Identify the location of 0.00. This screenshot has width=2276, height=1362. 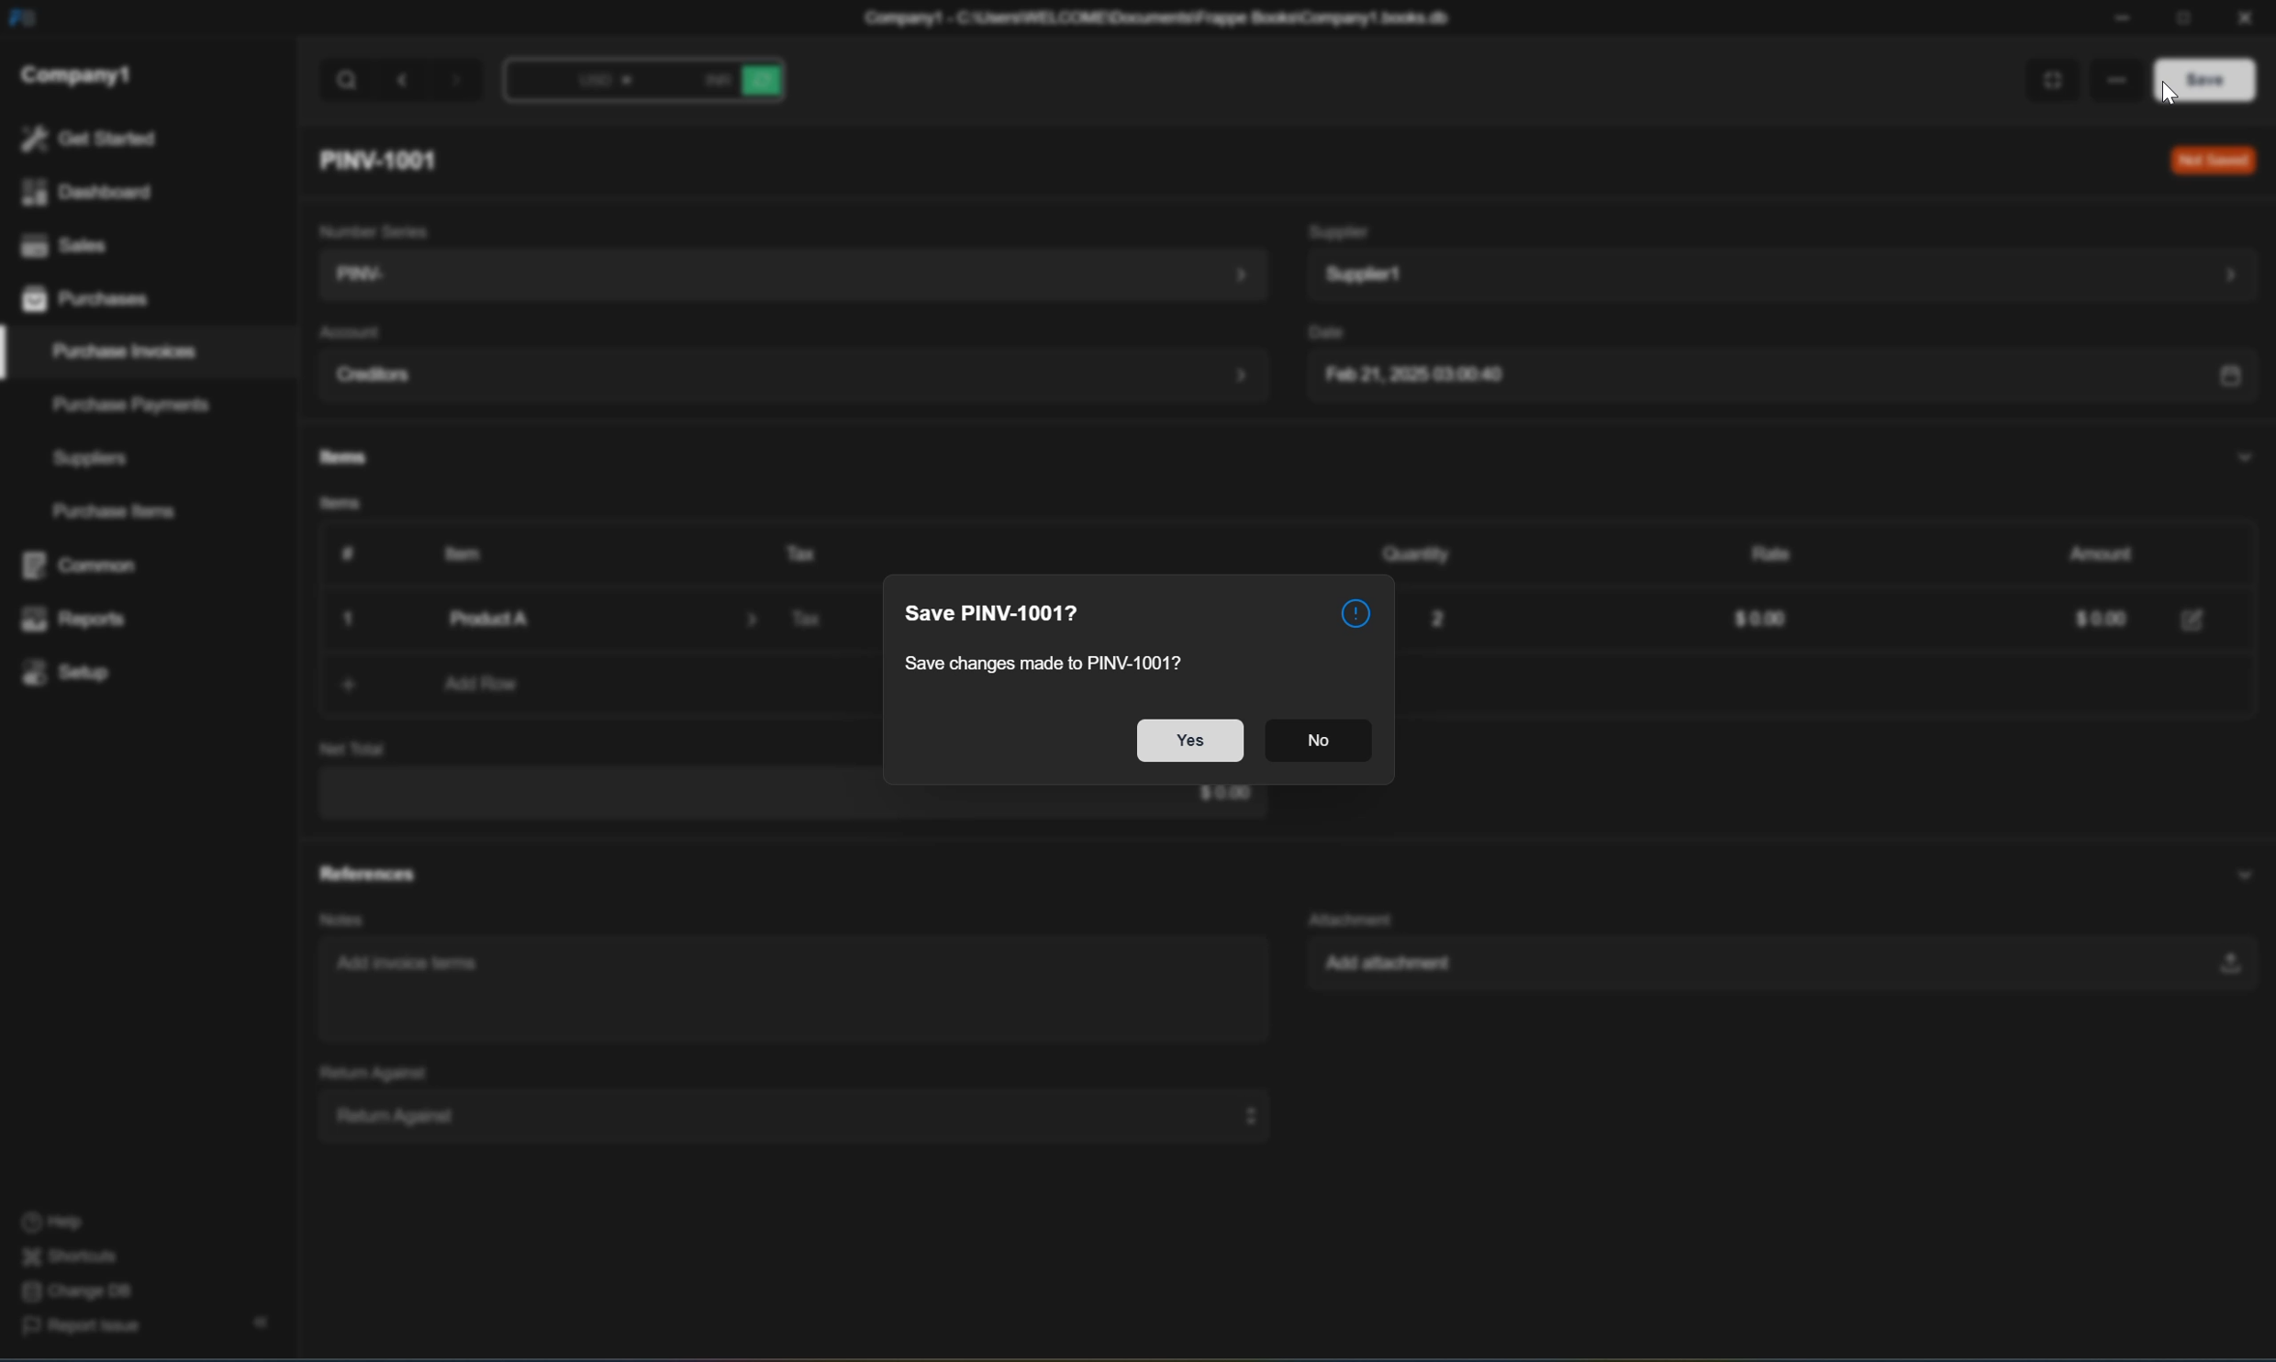
(2086, 621).